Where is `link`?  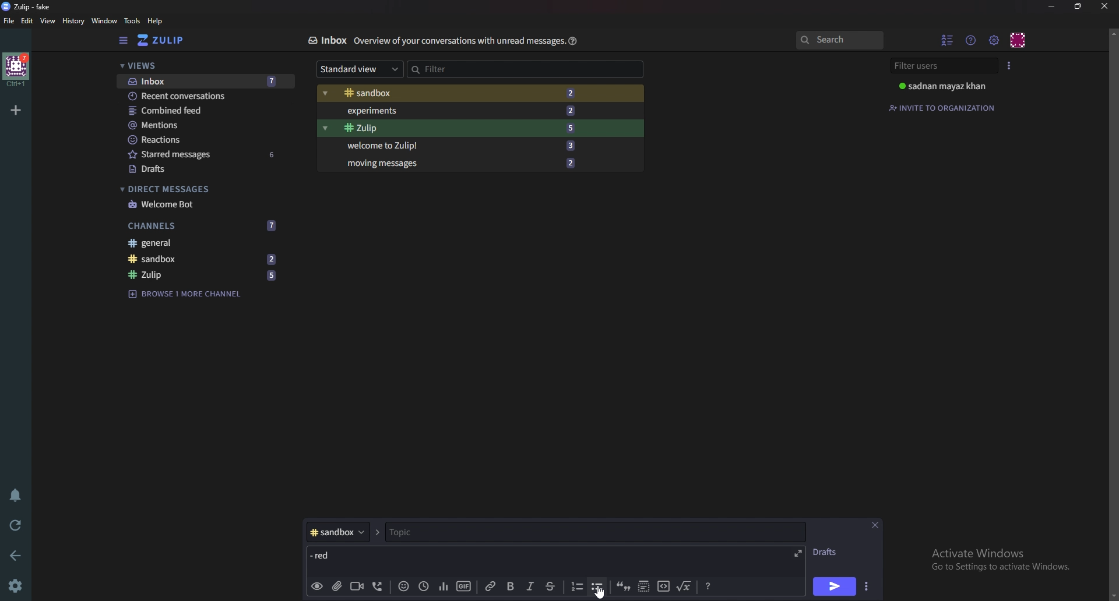 link is located at coordinates (492, 586).